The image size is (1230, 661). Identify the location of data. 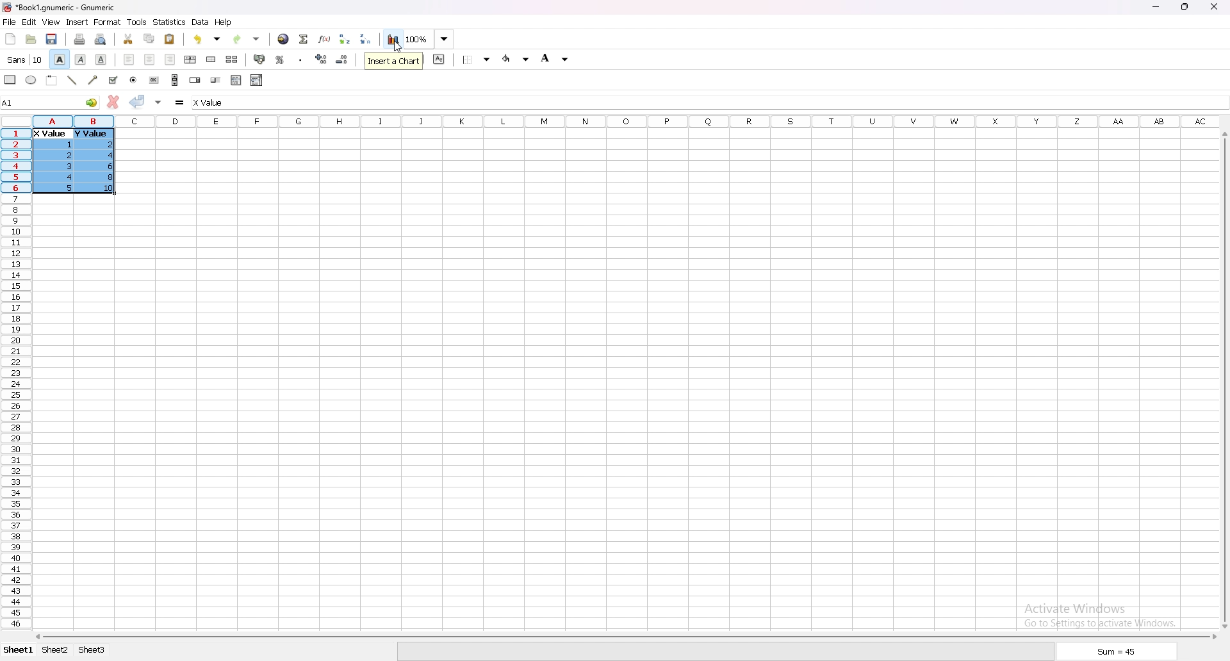
(77, 159).